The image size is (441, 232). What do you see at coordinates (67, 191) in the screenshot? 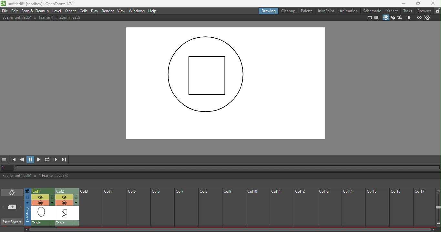
I see `column 2` at bounding box center [67, 191].